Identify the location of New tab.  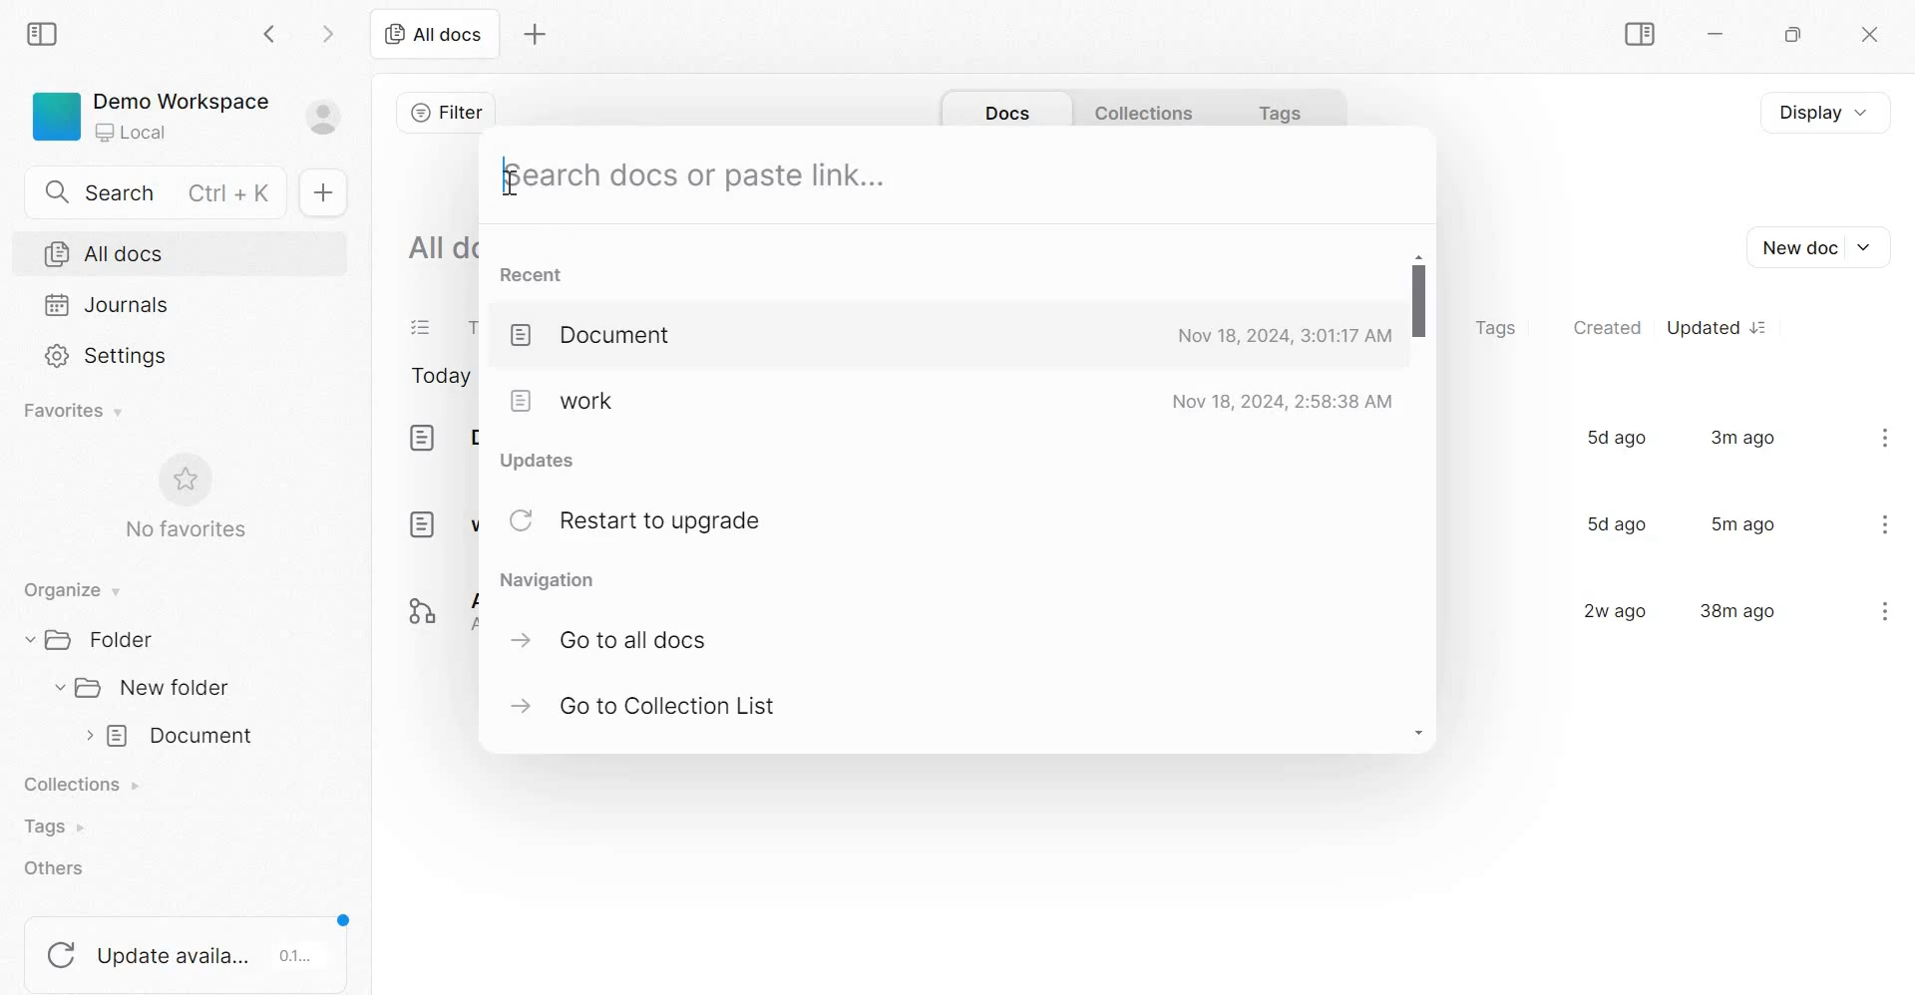
(536, 35).